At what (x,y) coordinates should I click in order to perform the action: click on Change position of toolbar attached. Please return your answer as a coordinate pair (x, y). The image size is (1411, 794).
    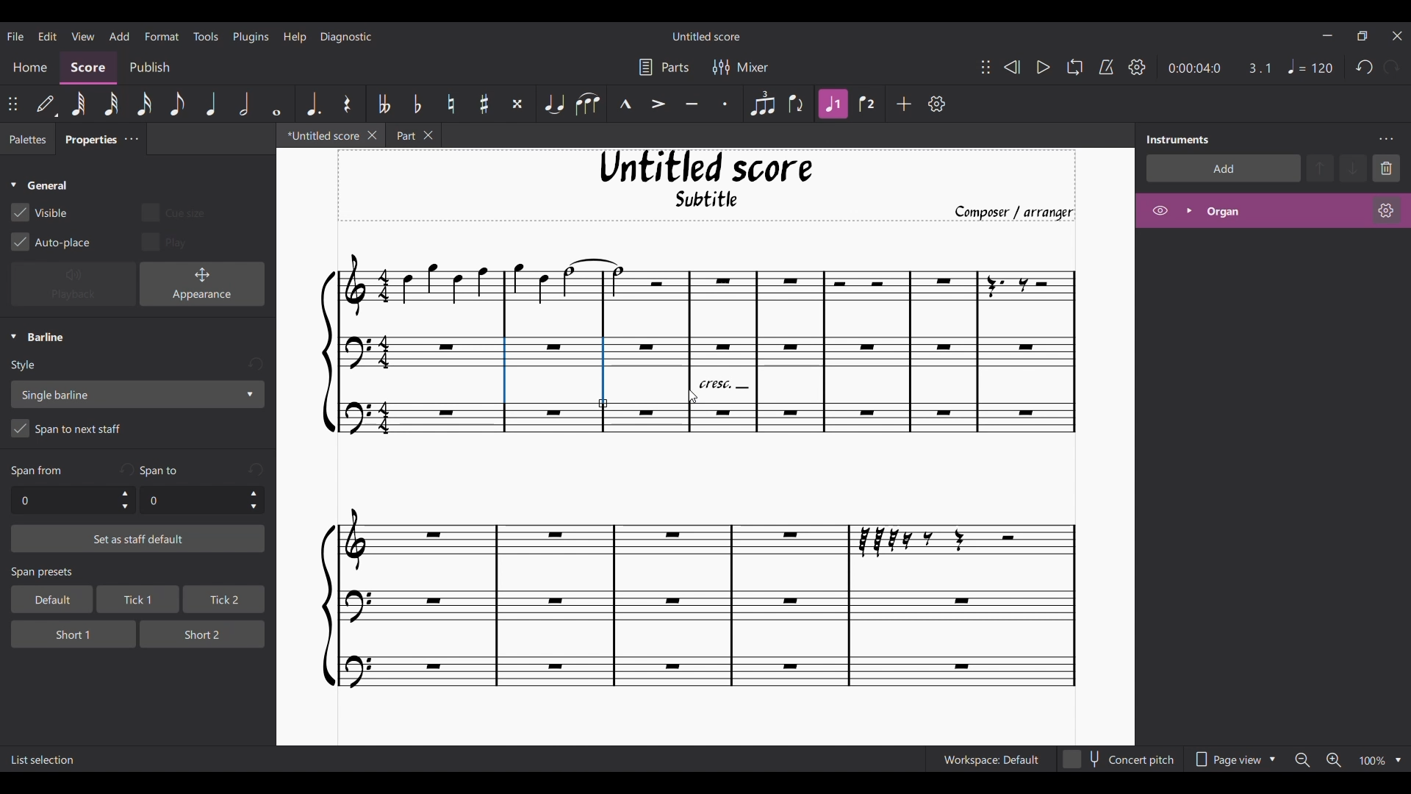
    Looking at the image, I should click on (985, 67).